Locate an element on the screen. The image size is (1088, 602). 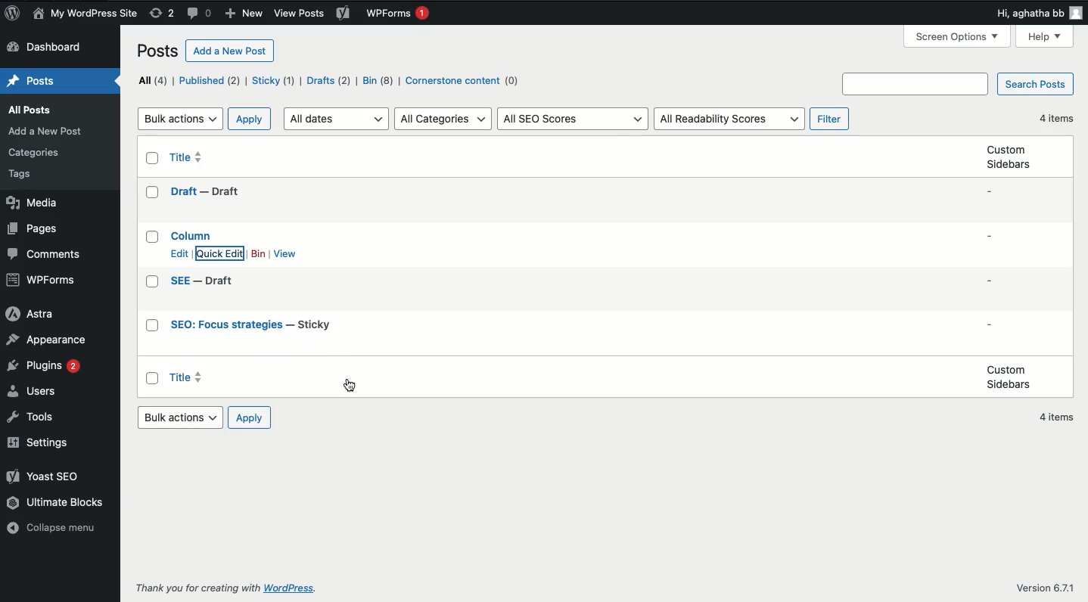
checkbox is located at coordinates (152, 236).